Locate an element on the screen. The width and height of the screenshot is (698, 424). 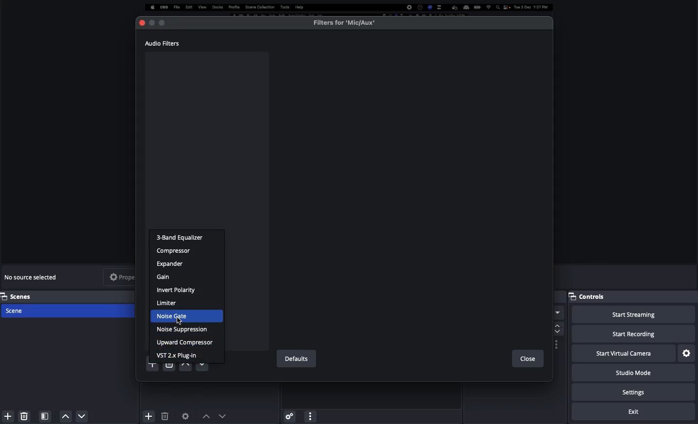
Down is located at coordinates (203, 367).